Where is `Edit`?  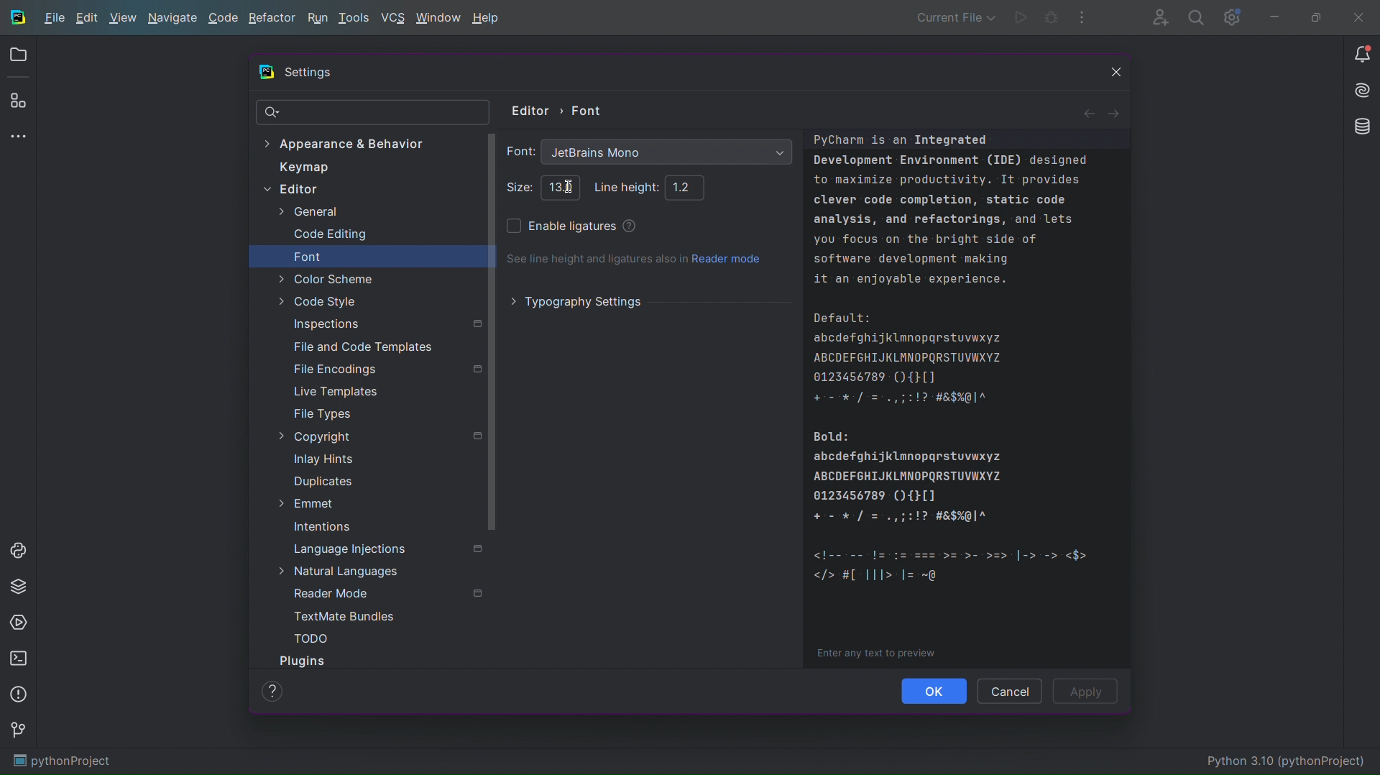 Edit is located at coordinates (86, 19).